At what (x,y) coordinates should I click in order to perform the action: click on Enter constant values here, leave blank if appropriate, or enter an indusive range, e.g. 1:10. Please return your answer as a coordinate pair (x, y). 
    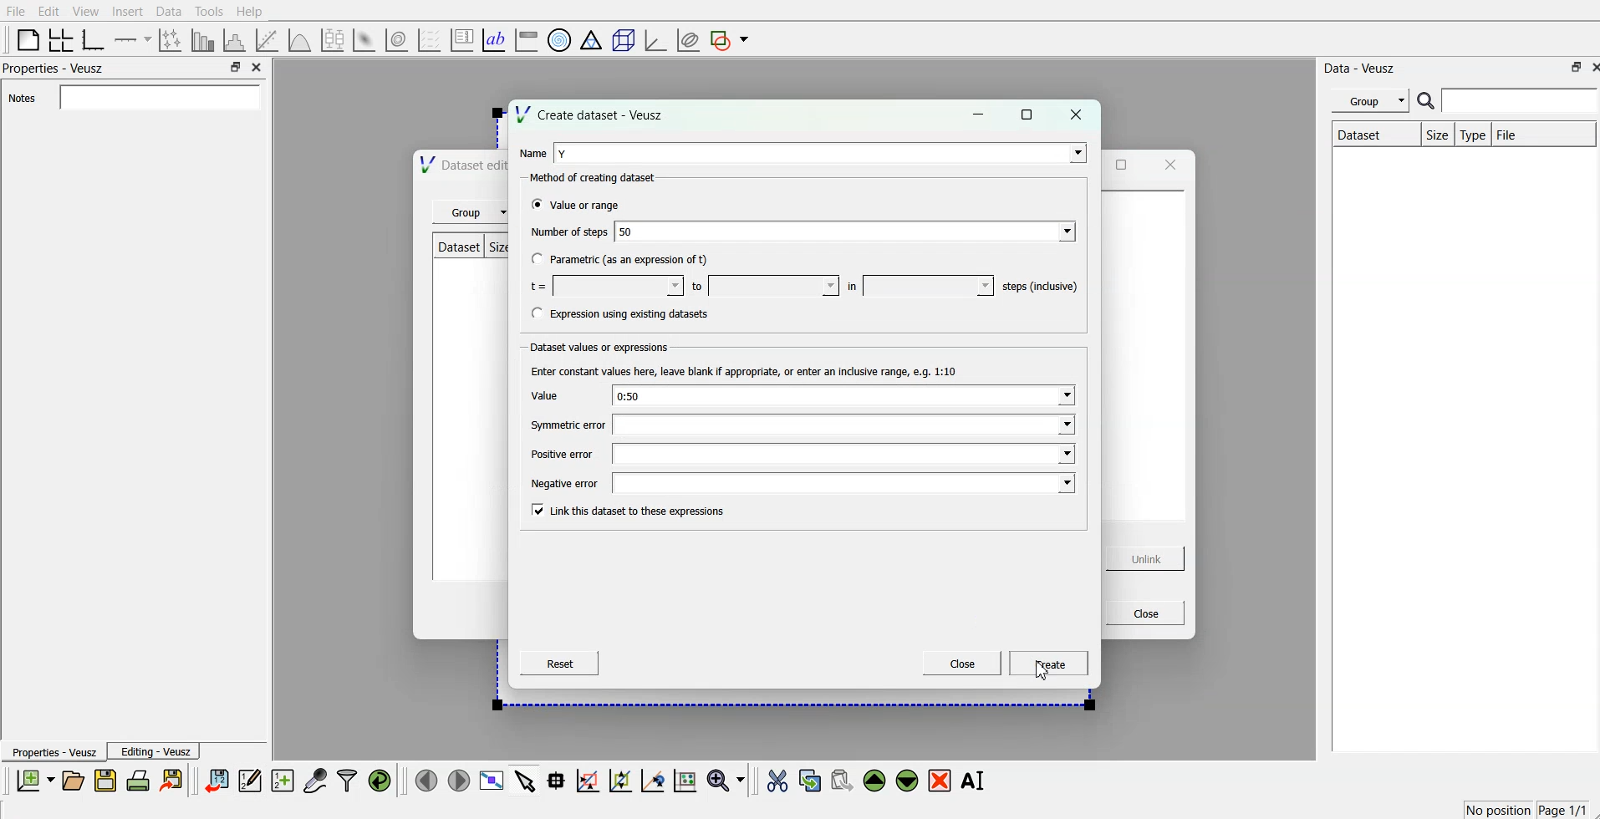
    Looking at the image, I should click on (748, 373).